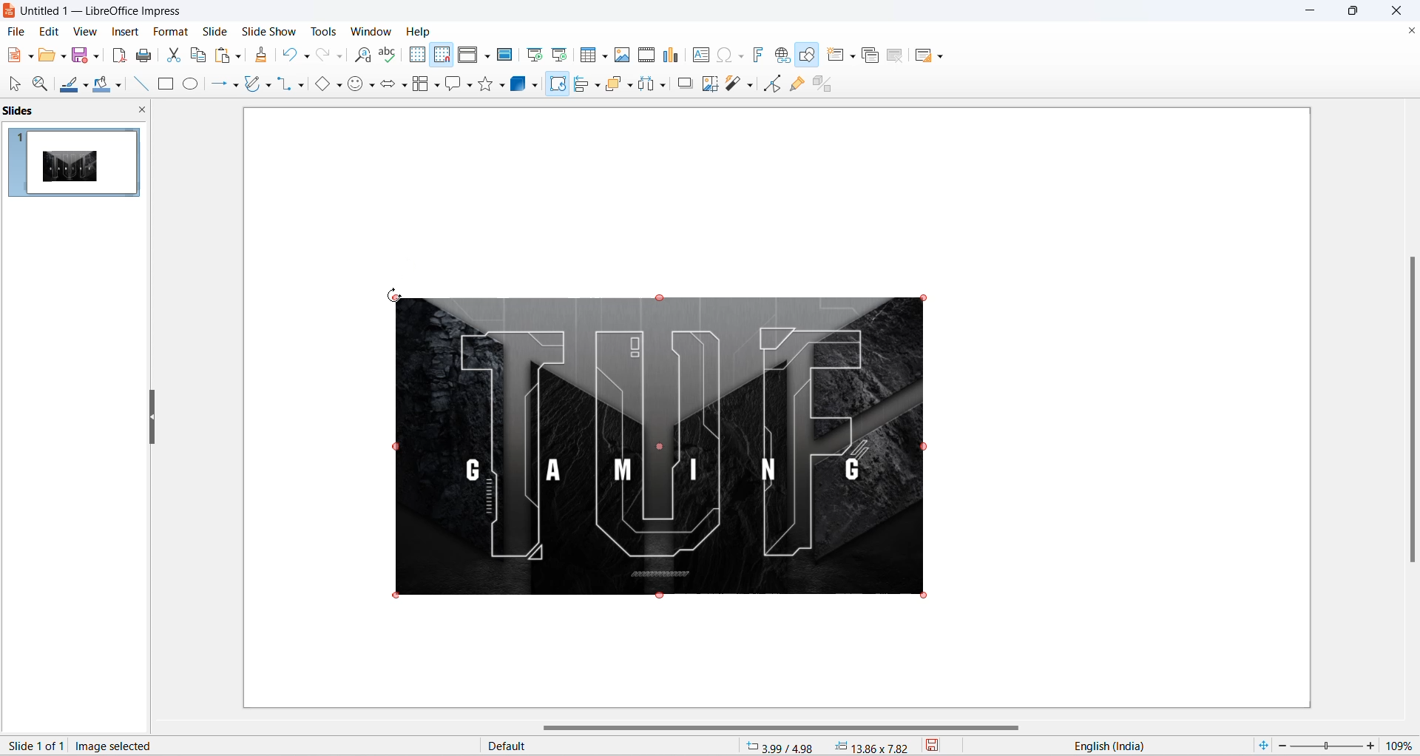 Image resolution: width=1420 pixels, height=756 pixels. What do you see at coordinates (663, 598) in the screenshot?
I see `image selection markup` at bounding box center [663, 598].